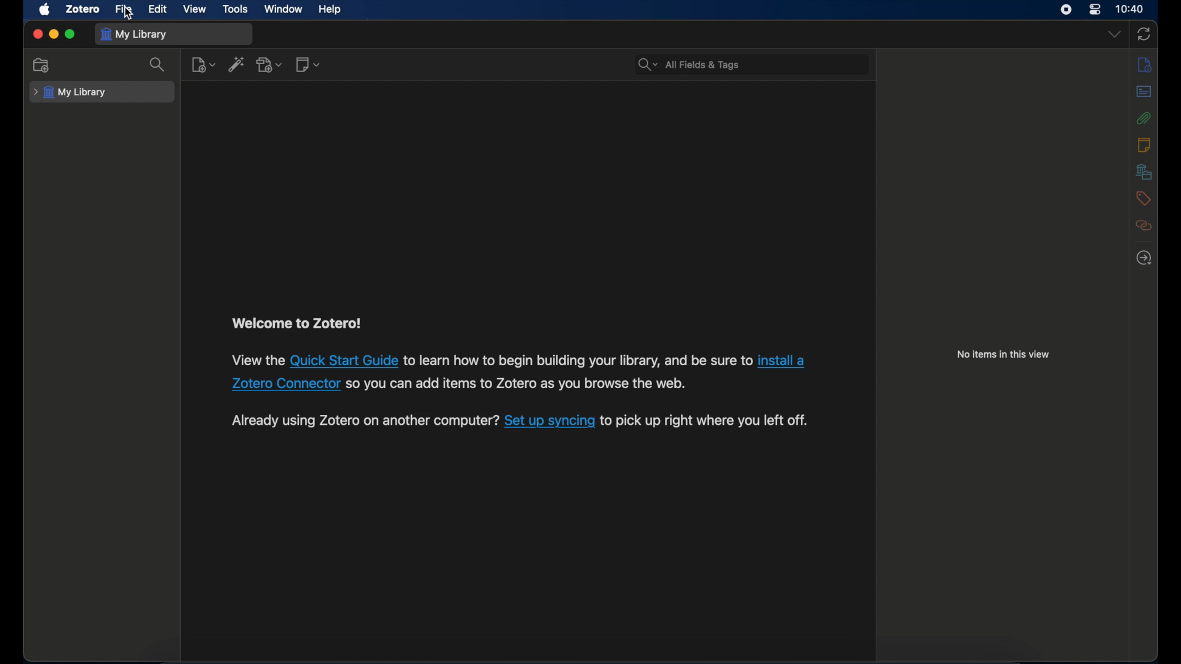 This screenshot has height=664, width=1181. What do you see at coordinates (1131, 8) in the screenshot?
I see `time` at bounding box center [1131, 8].